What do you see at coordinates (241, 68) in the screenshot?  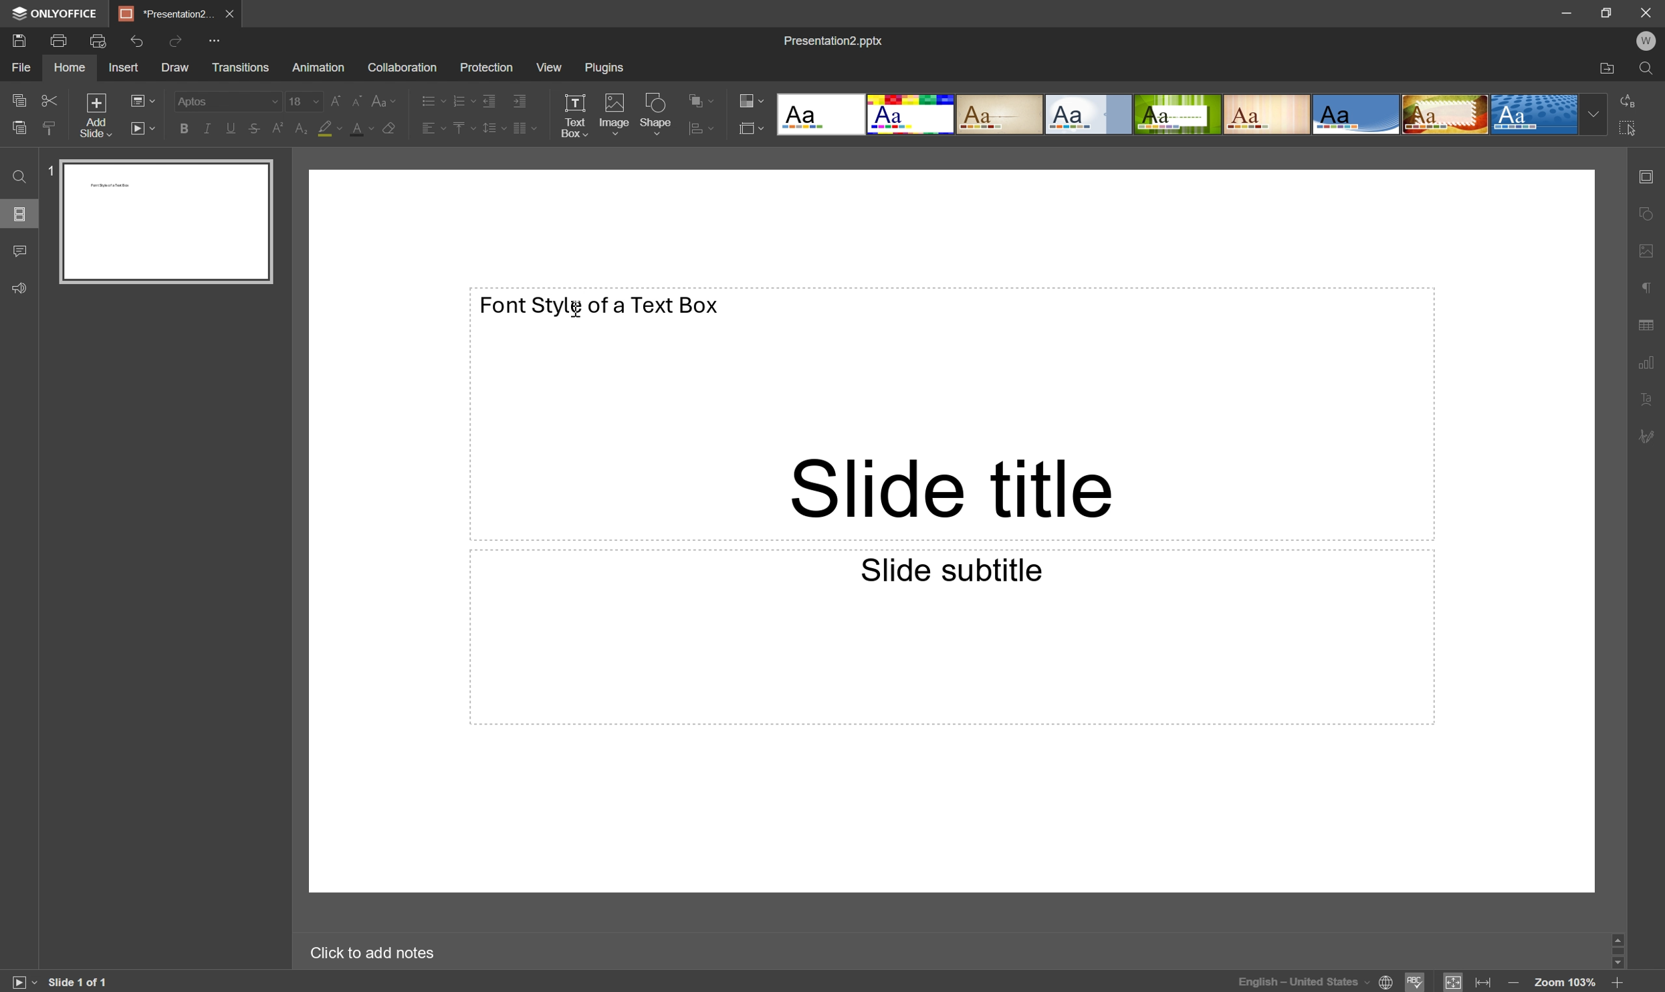 I see `Transitions` at bounding box center [241, 68].